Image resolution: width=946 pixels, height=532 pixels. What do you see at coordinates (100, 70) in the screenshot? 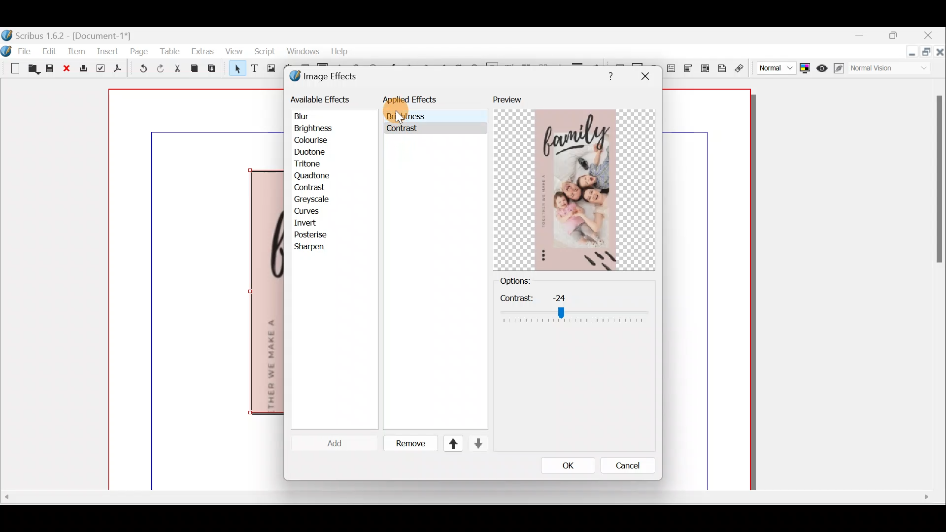
I see `Preflight verifier` at bounding box center [100, 70].